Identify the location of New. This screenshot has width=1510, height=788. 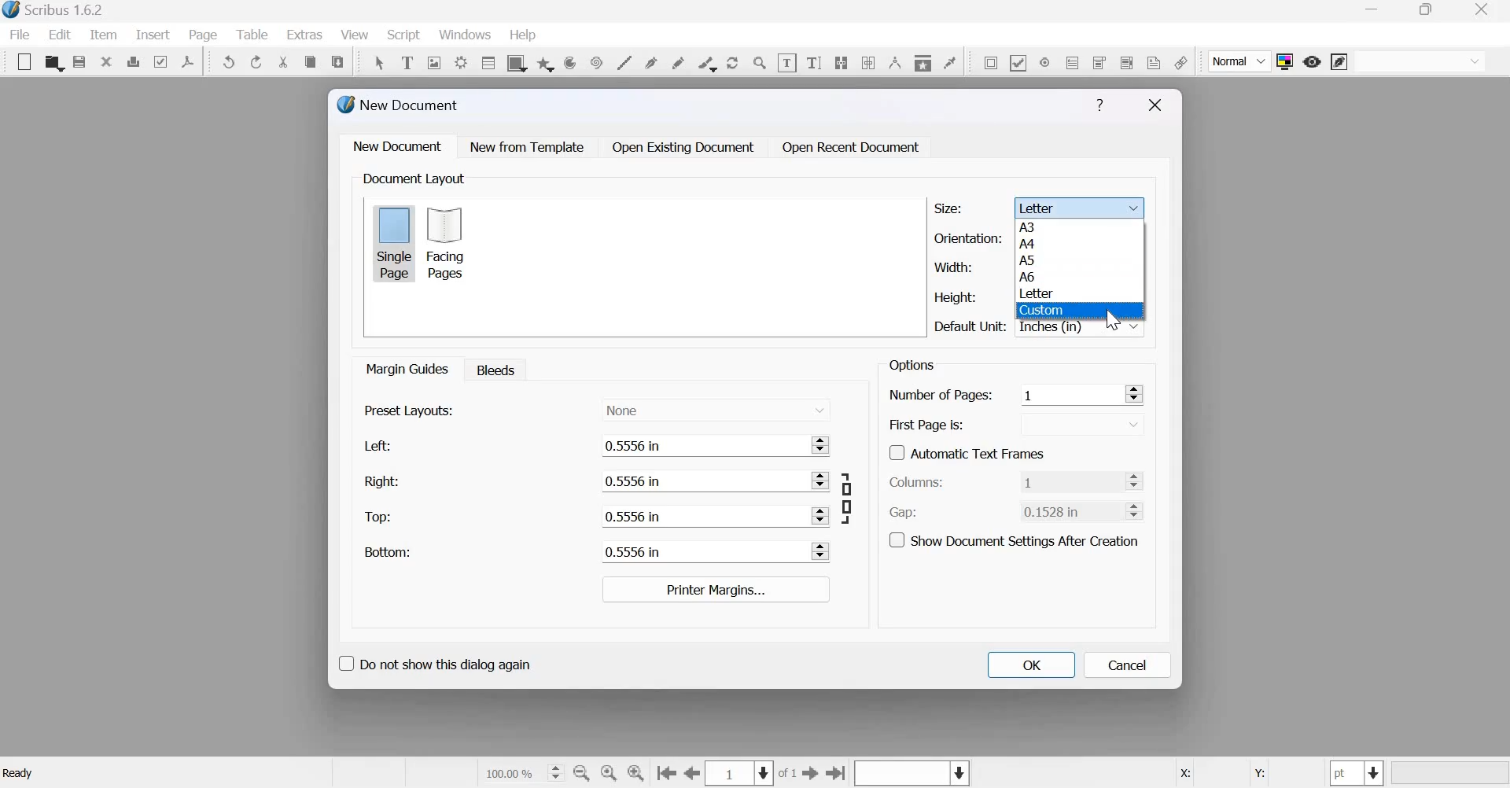
(20, 62).